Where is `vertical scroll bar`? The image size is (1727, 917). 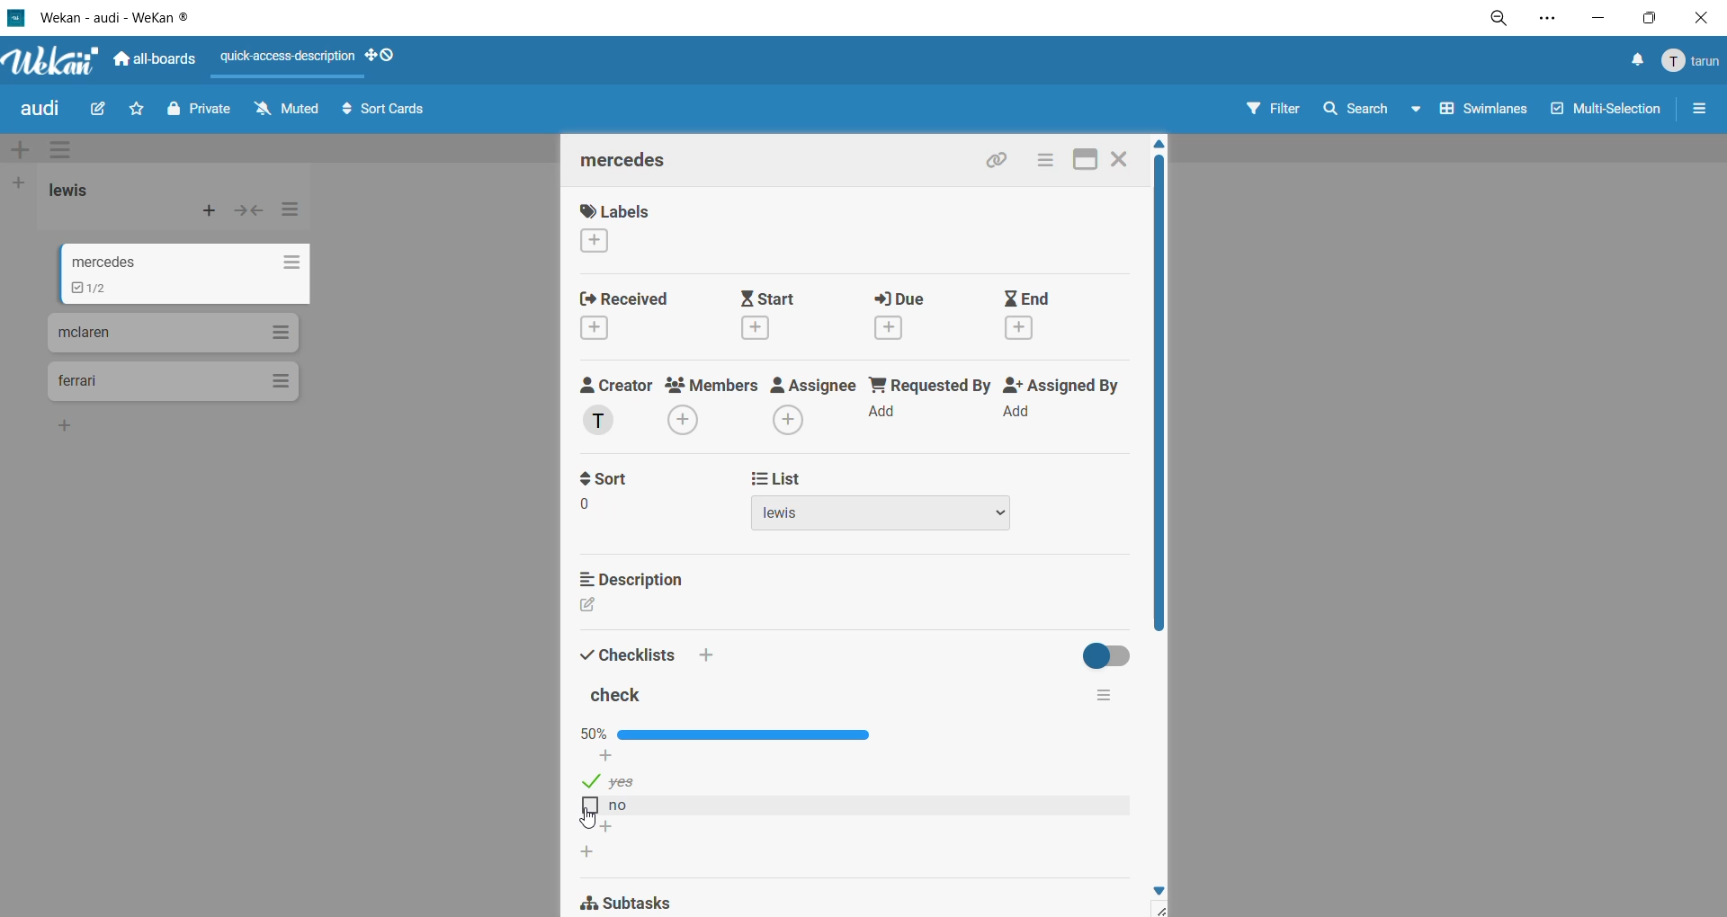
vertical scroll bar is located at coordinates (1159, 394).